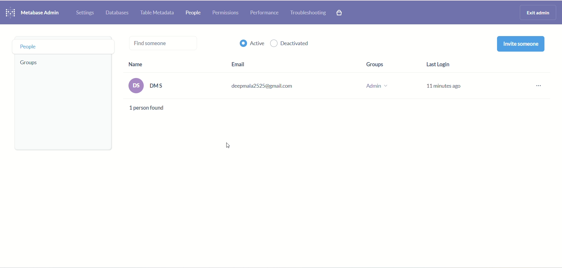 Image resolution: width=562 pixels, height=268 pixels. I want to click on explore paid features, so click(340, 13).